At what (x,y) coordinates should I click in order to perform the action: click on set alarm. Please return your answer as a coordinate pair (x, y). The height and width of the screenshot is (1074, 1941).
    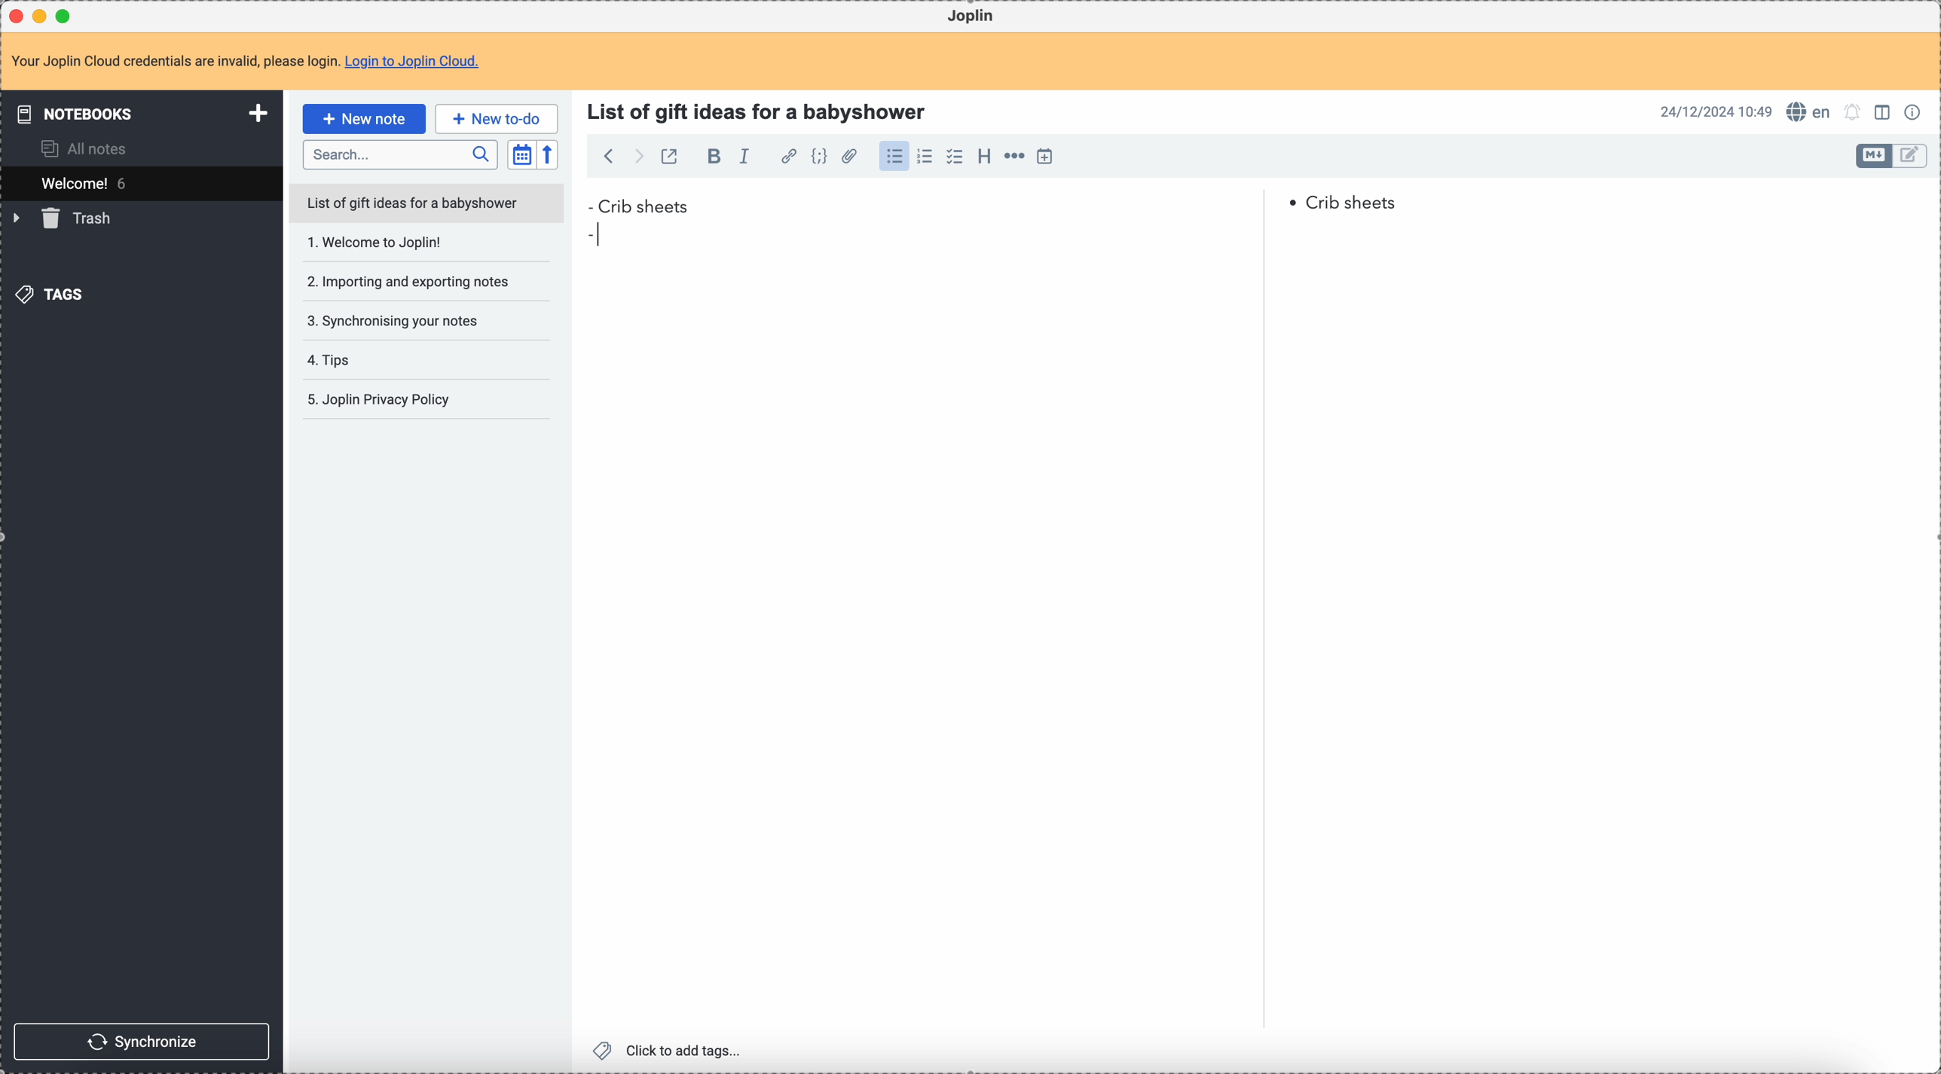
    Looking at the image, I should click on (1853, 112).